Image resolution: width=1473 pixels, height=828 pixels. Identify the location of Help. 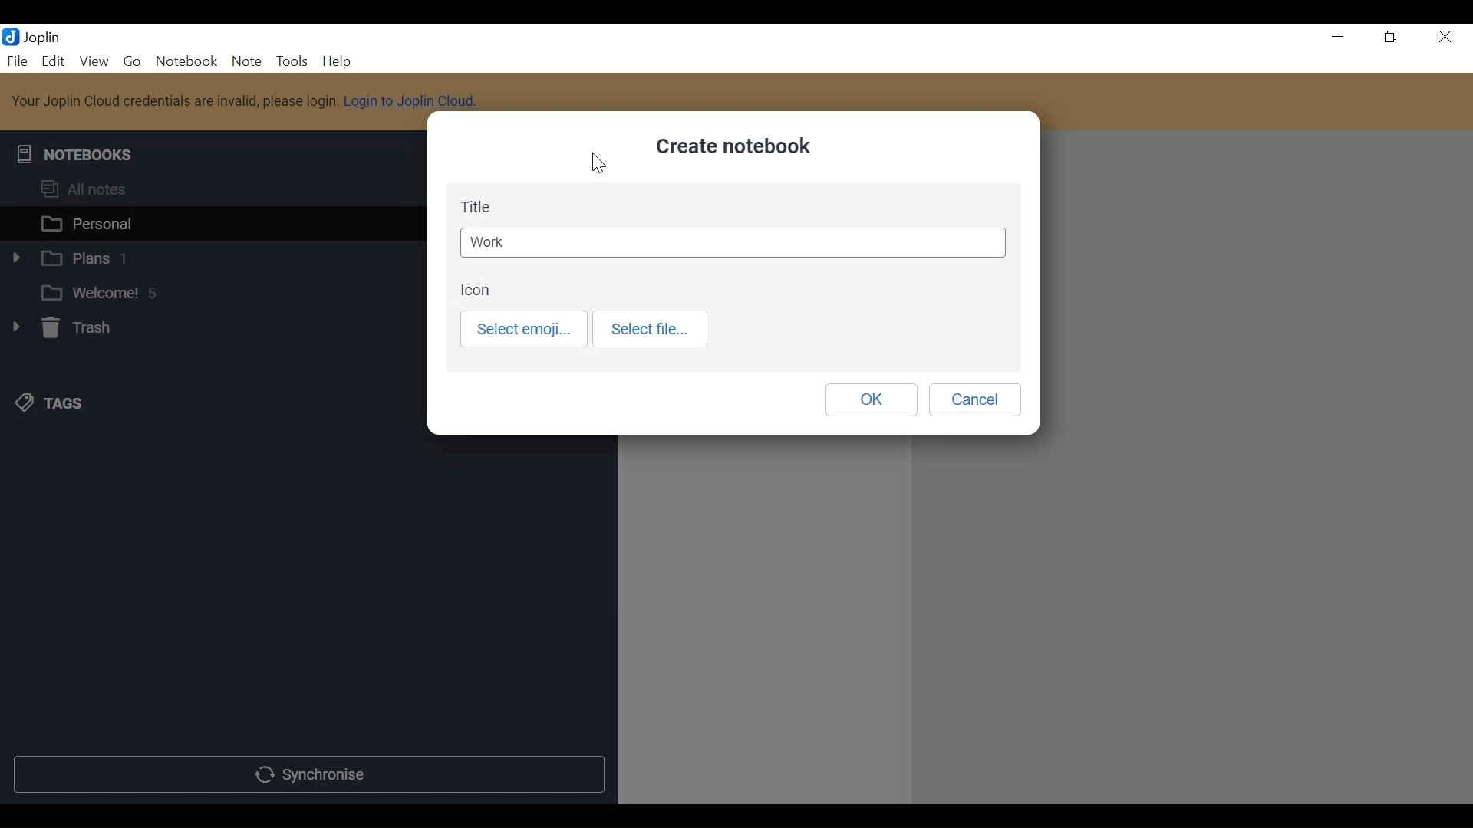
(334, 61).